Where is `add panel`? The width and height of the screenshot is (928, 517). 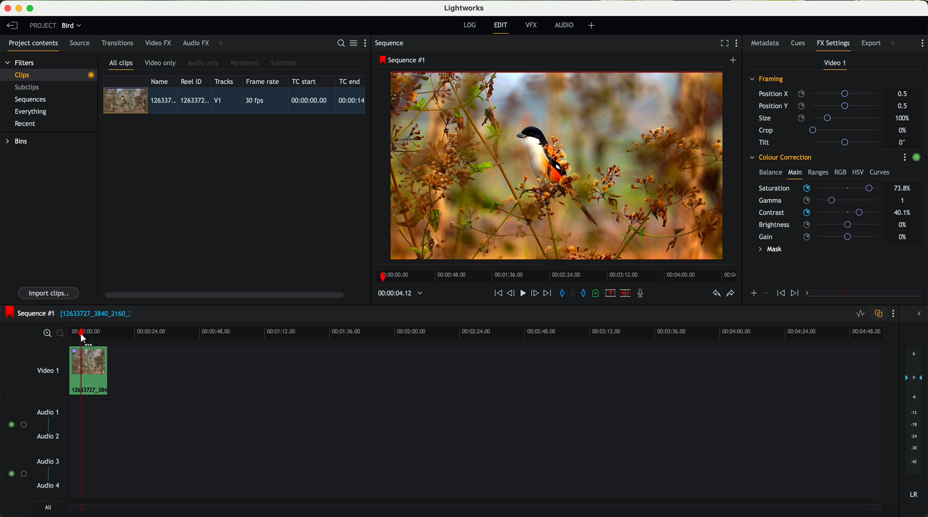 add panel is located at coordinates (223, 43).